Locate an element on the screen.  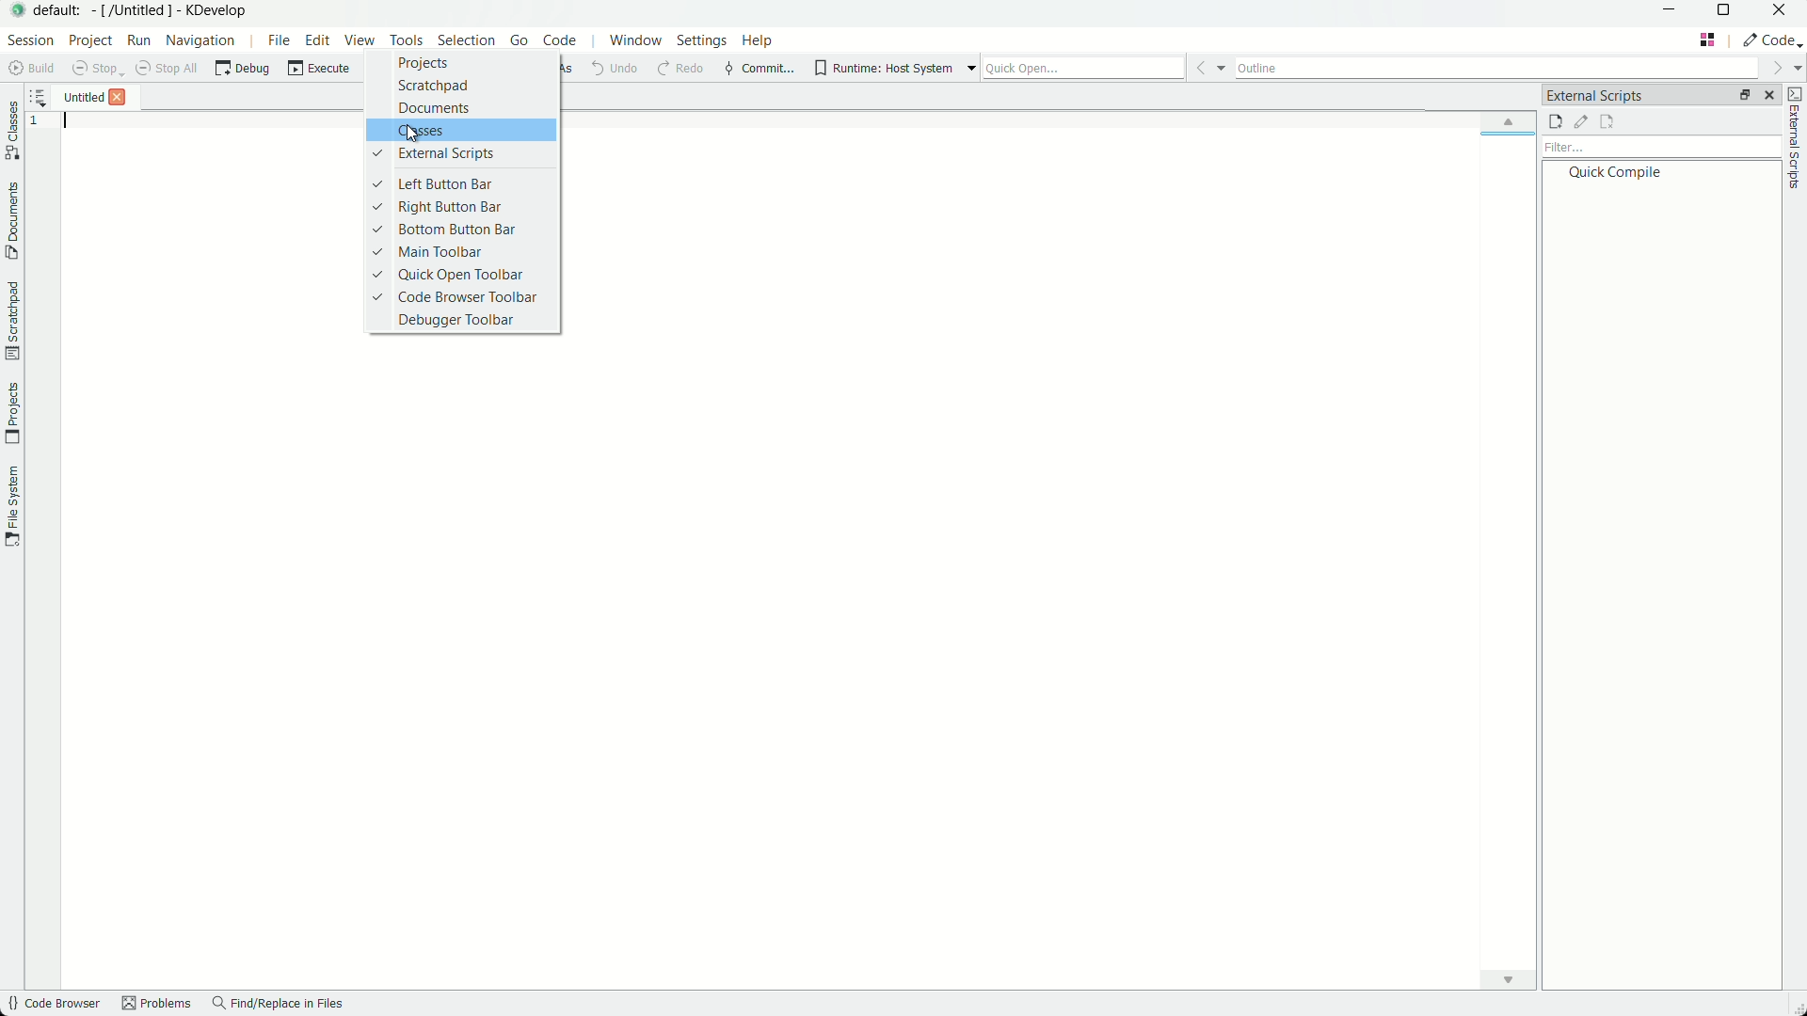
maximize or restore is located at coordinates (1725, 14).